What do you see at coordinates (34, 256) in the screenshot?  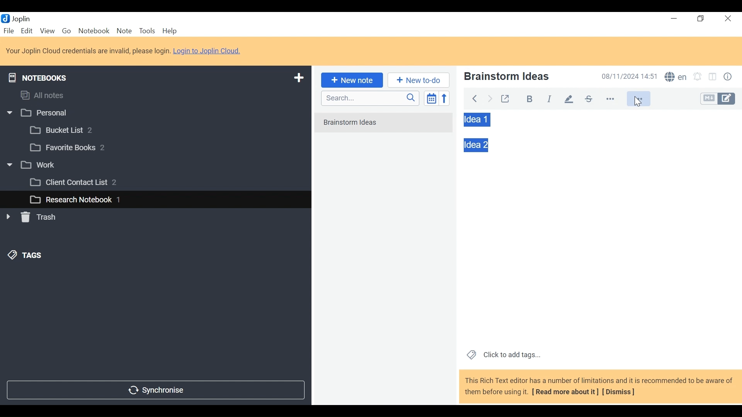 I see `&) TAGS` at bounding box center [34, 256].